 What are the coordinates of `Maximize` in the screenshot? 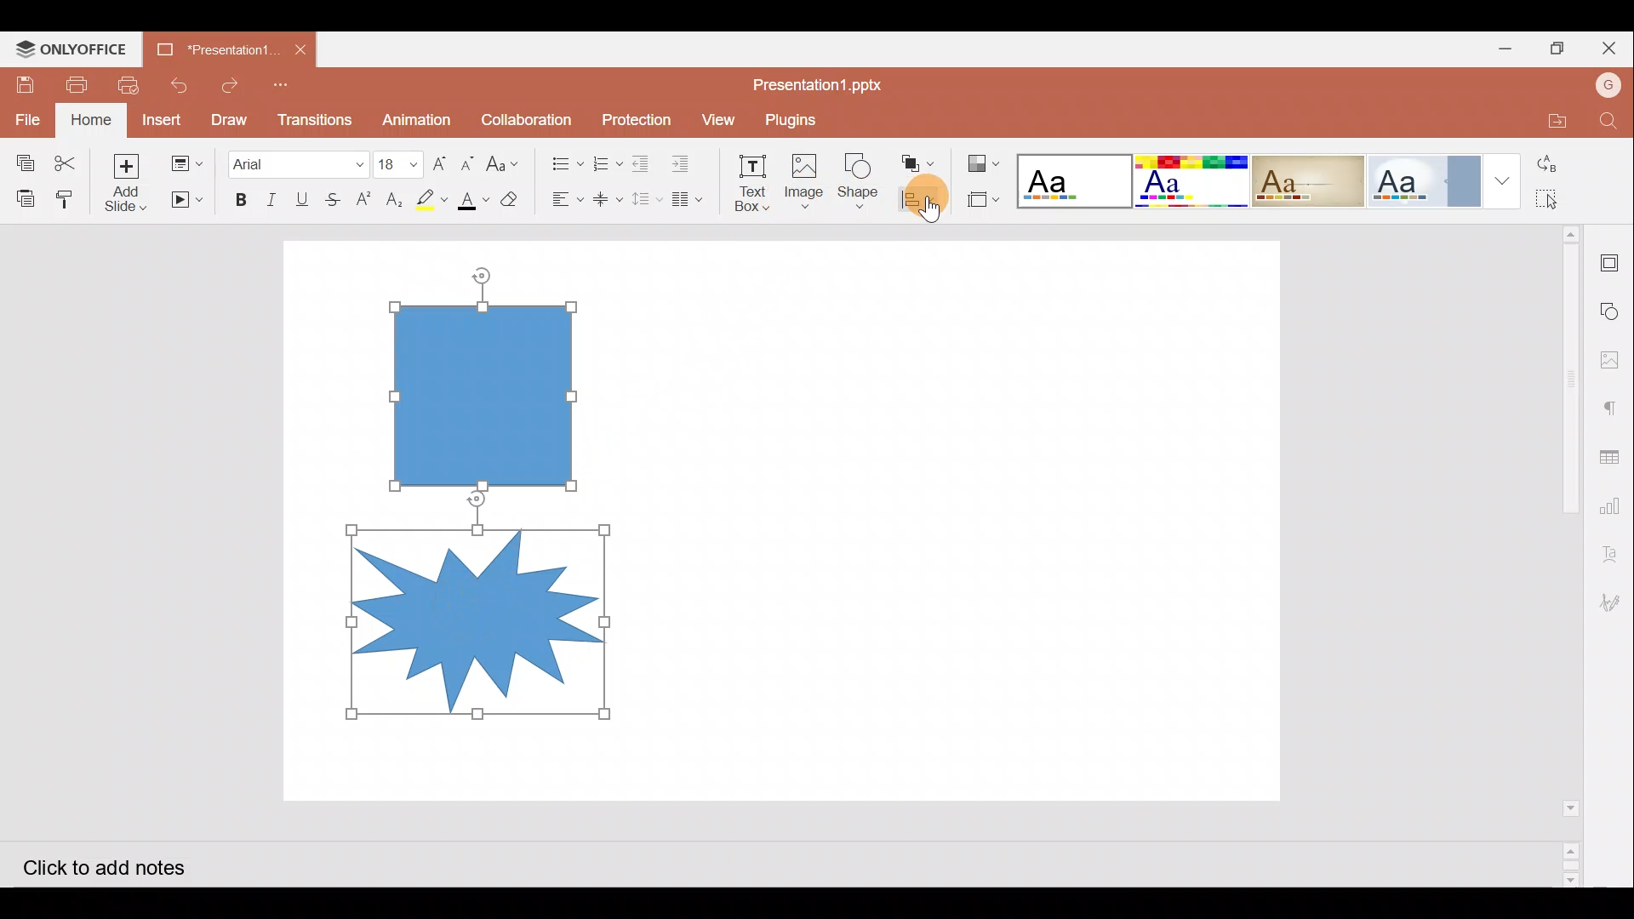 It's located at (1558, 49).